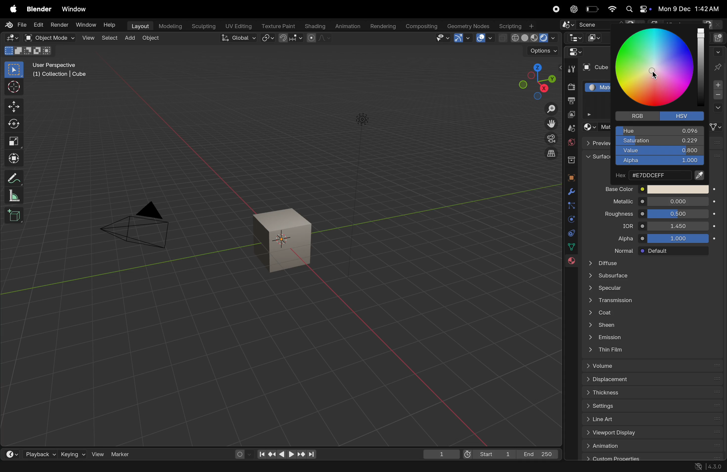 The height and width of the screenshot is (472, 727). I want to click on File, so click(17, 25).